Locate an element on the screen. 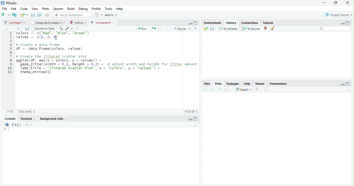 The width and height of the screenshot is (354, 186). Save current document is located at coordinates (27, 29).